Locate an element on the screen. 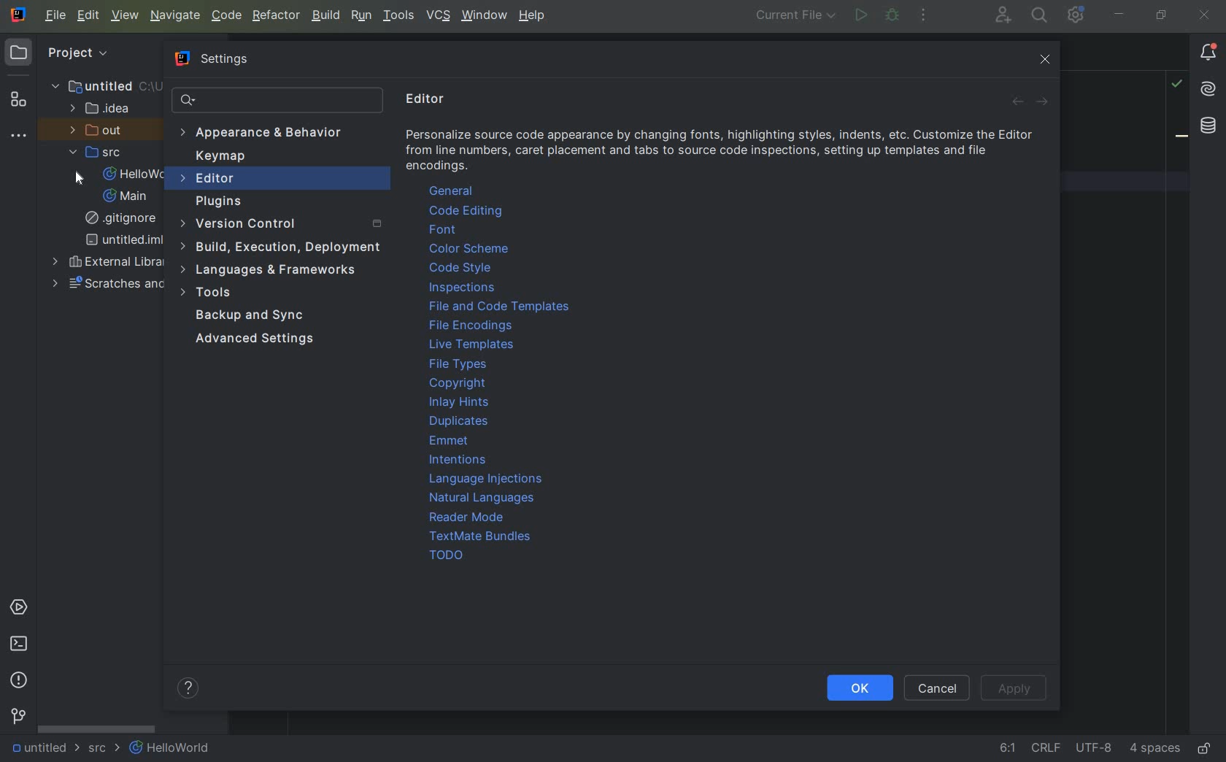 This screenshot has height=762, width=1226. Ok is located at coordinates (860, 687).